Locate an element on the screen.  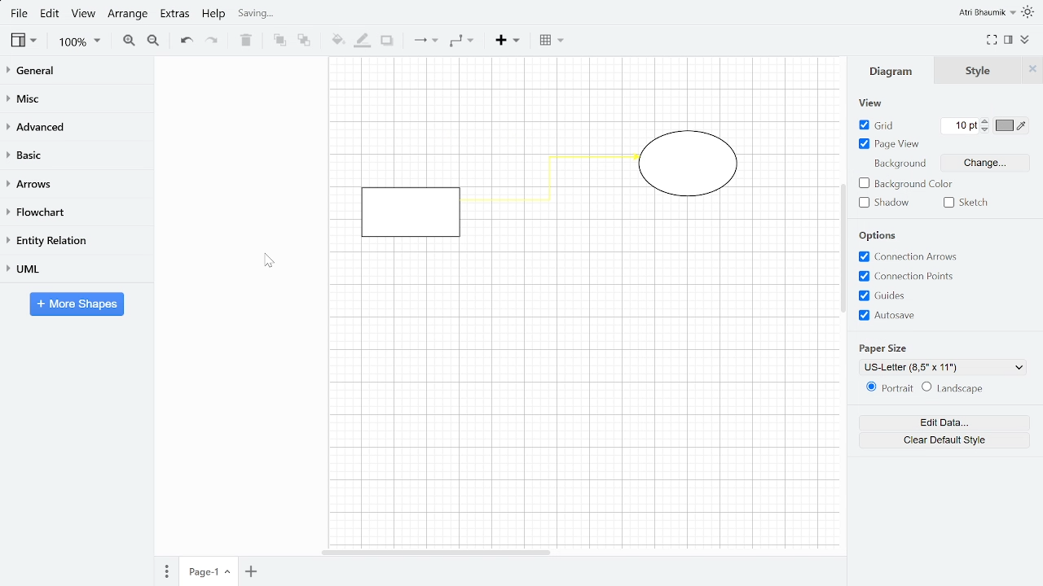
paper size is located at coordinates (885, 348).